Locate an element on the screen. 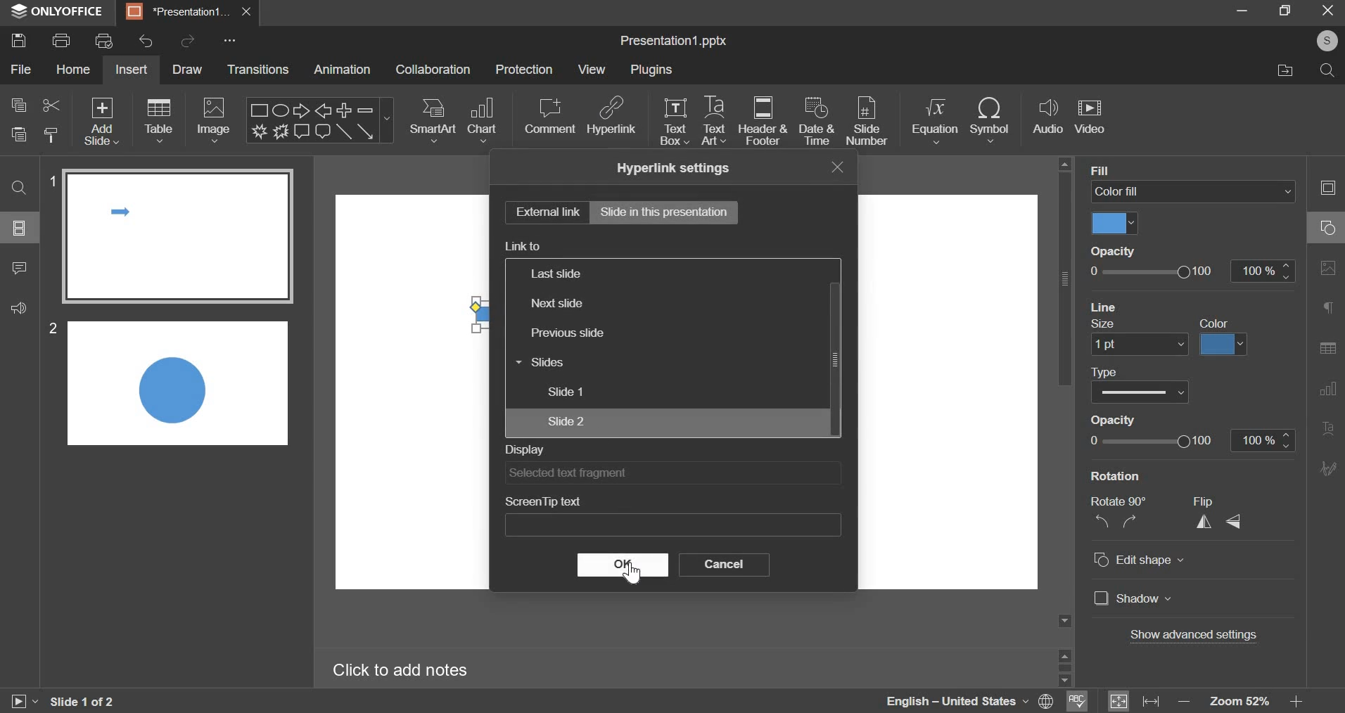 This screenshot has width=1345, height=713. search is located at coordinates (1329, 72).